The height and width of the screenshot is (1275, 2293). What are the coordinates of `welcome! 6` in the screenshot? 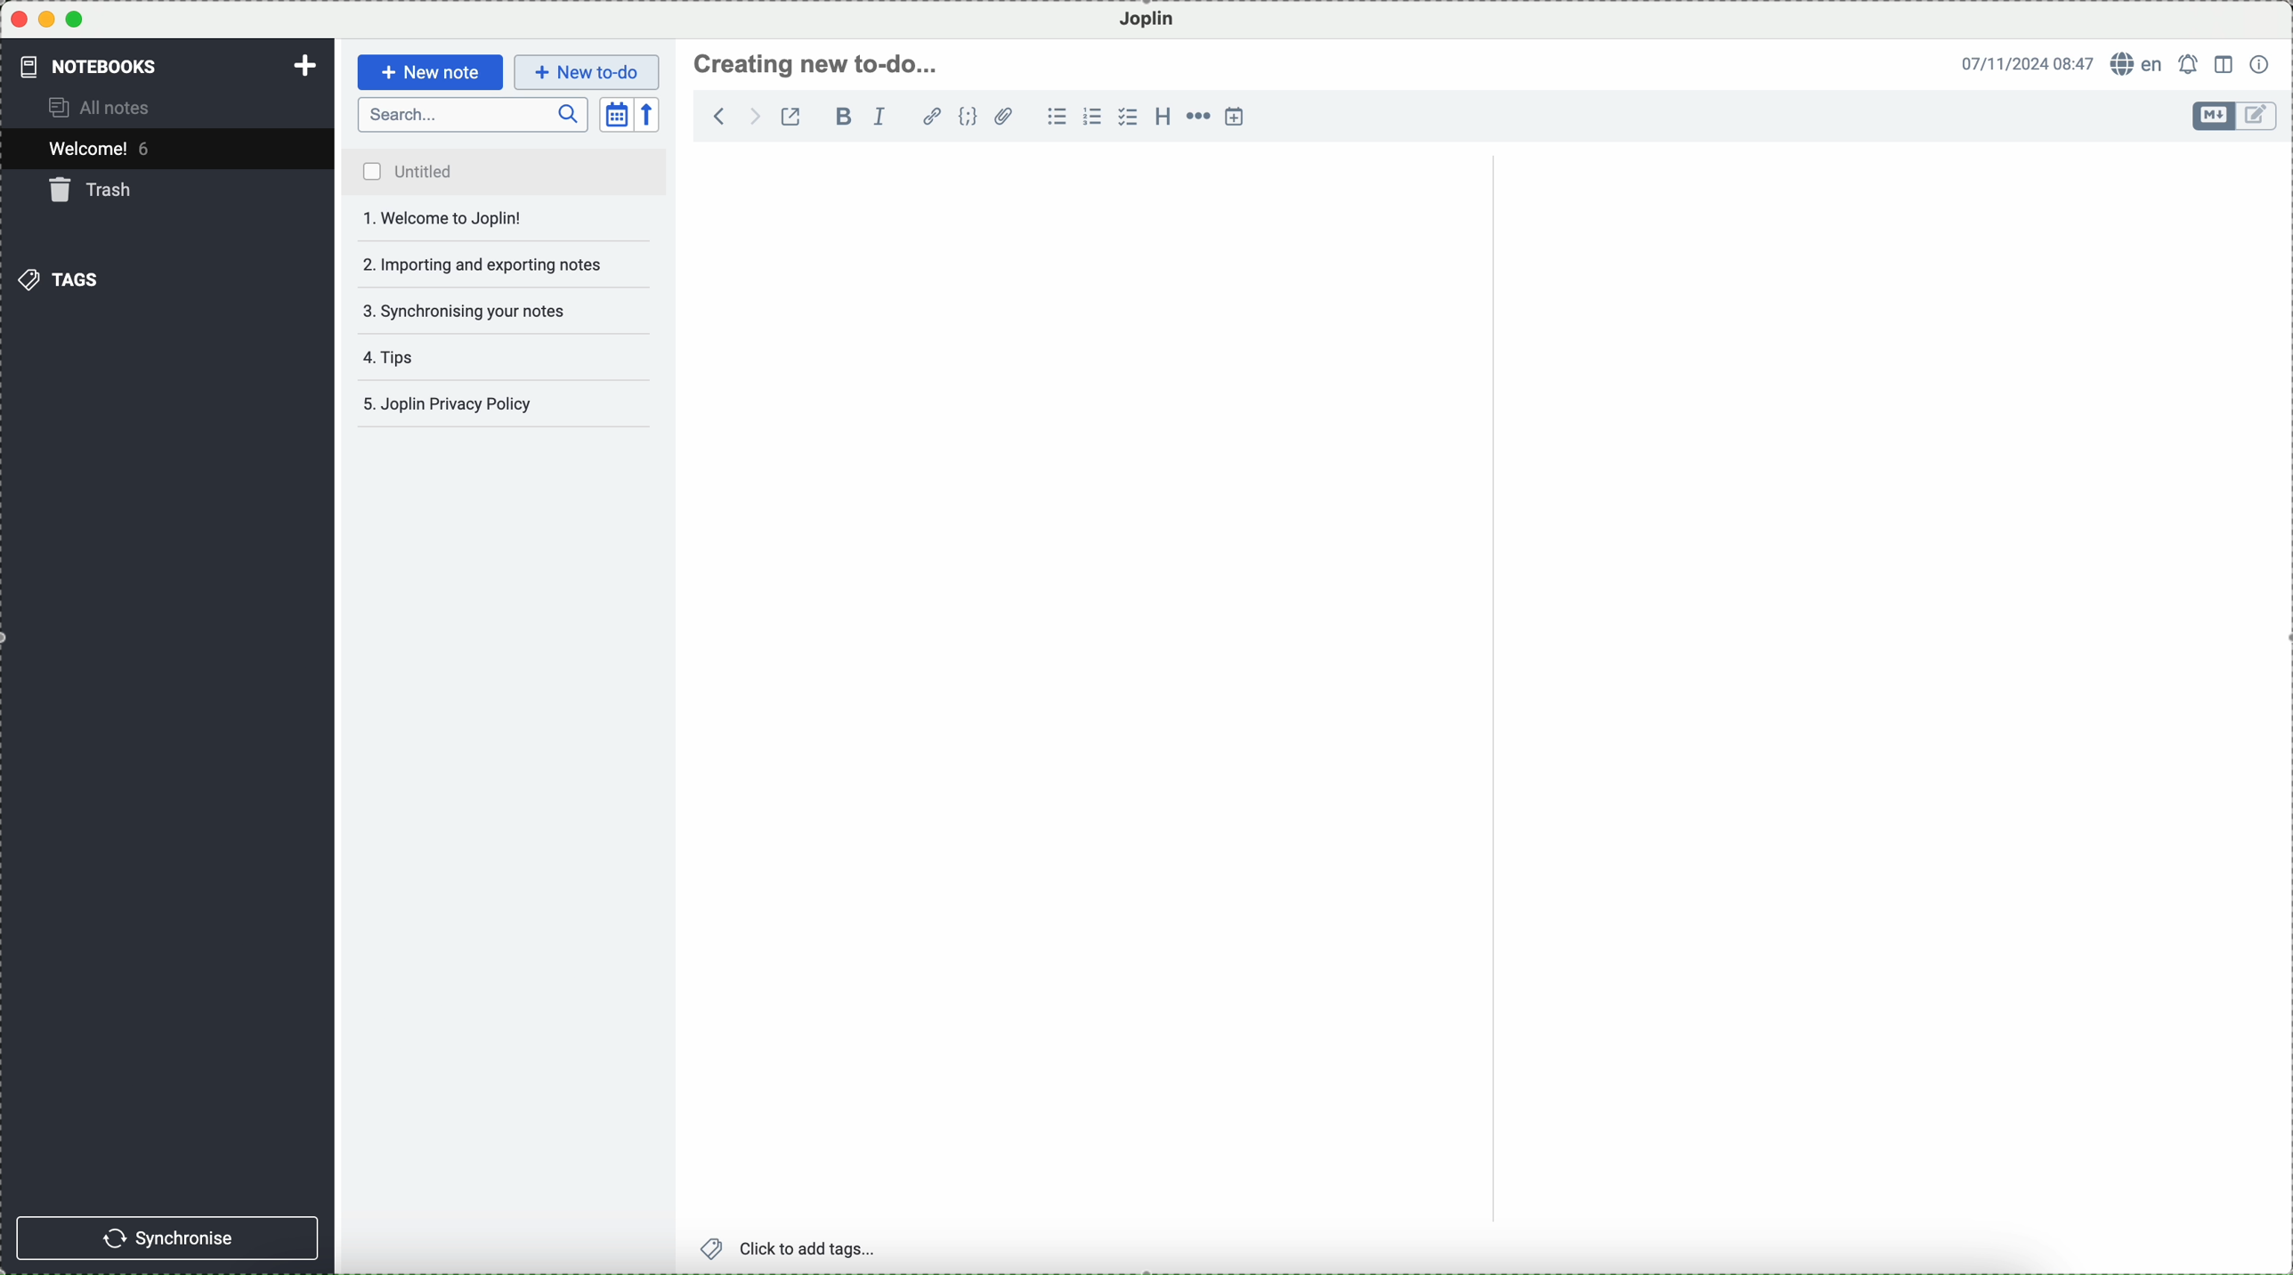 It's located at (105, 147).